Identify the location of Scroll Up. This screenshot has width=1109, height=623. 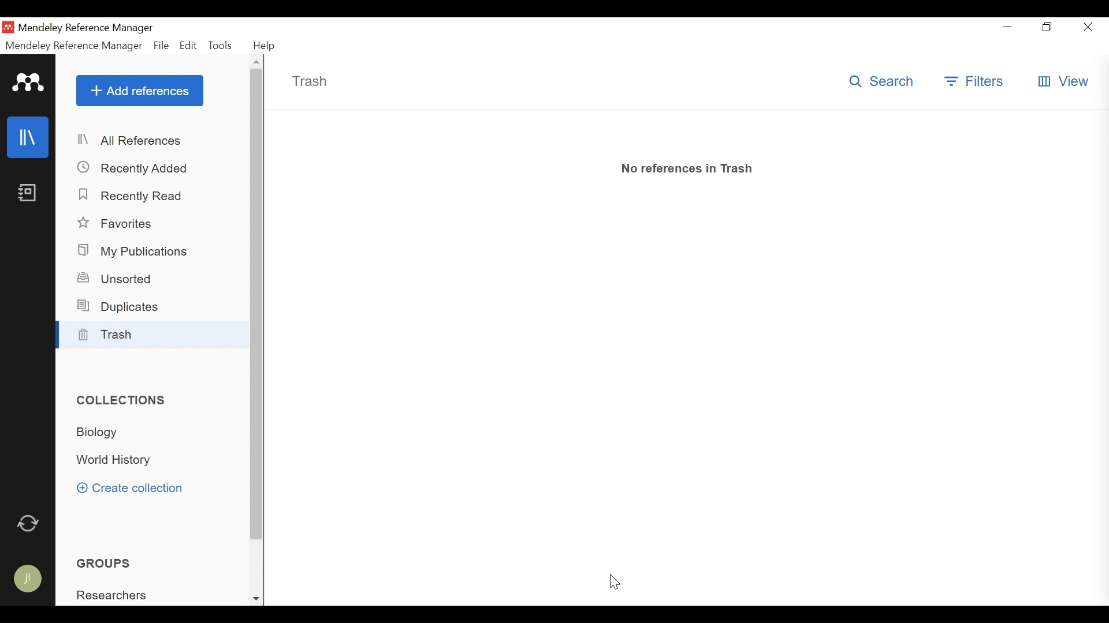
(256, 61).